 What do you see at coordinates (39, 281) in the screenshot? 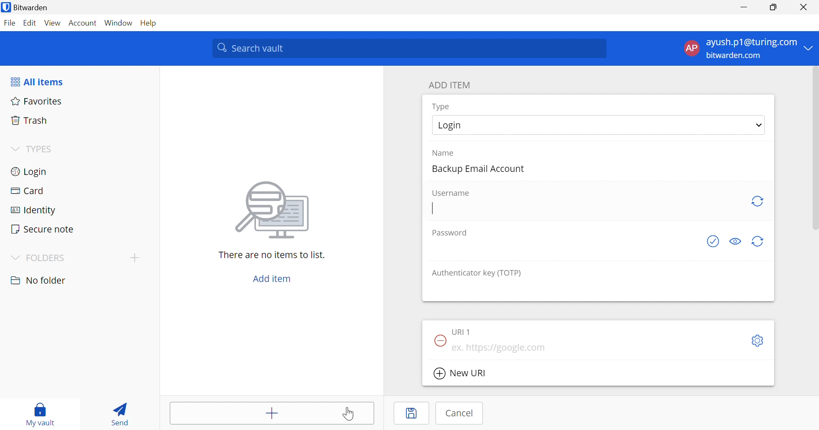
I see `No folder` at bounding box center [39, 281].